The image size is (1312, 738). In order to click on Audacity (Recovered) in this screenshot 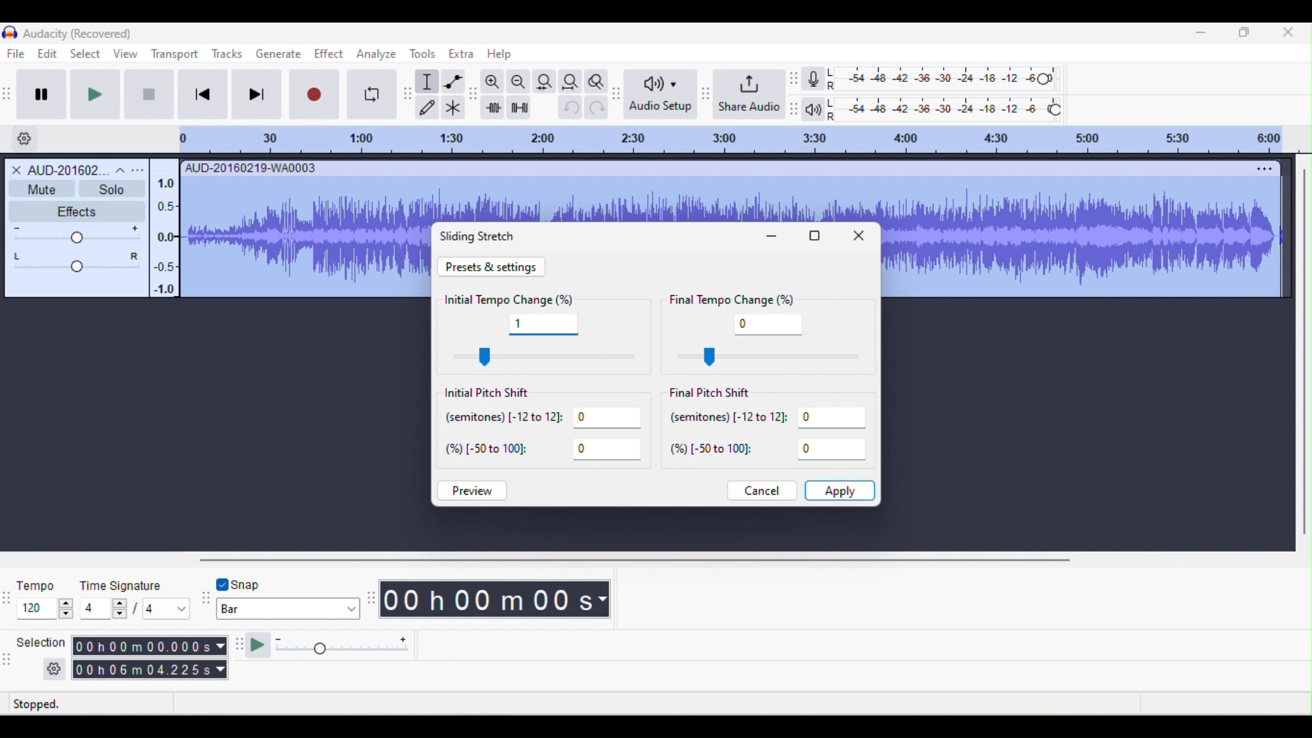, I will do `click(77, 33)`.